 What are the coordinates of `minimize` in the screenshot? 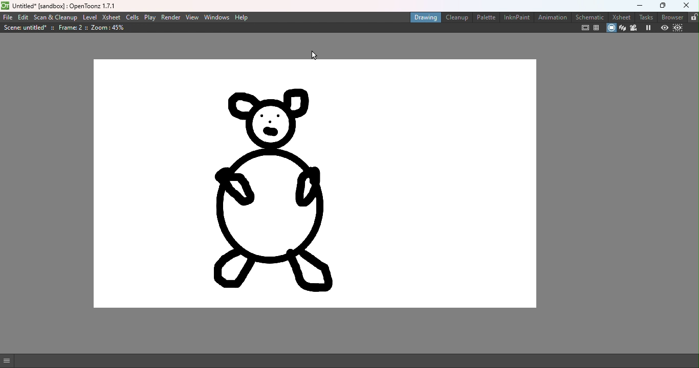 It's located at (639, 6).